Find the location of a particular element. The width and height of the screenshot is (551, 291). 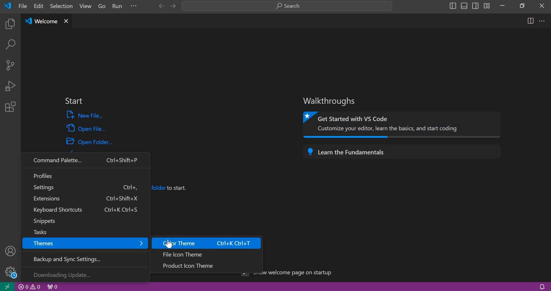

cursor at color theme position is located at coordinates (169, 244).